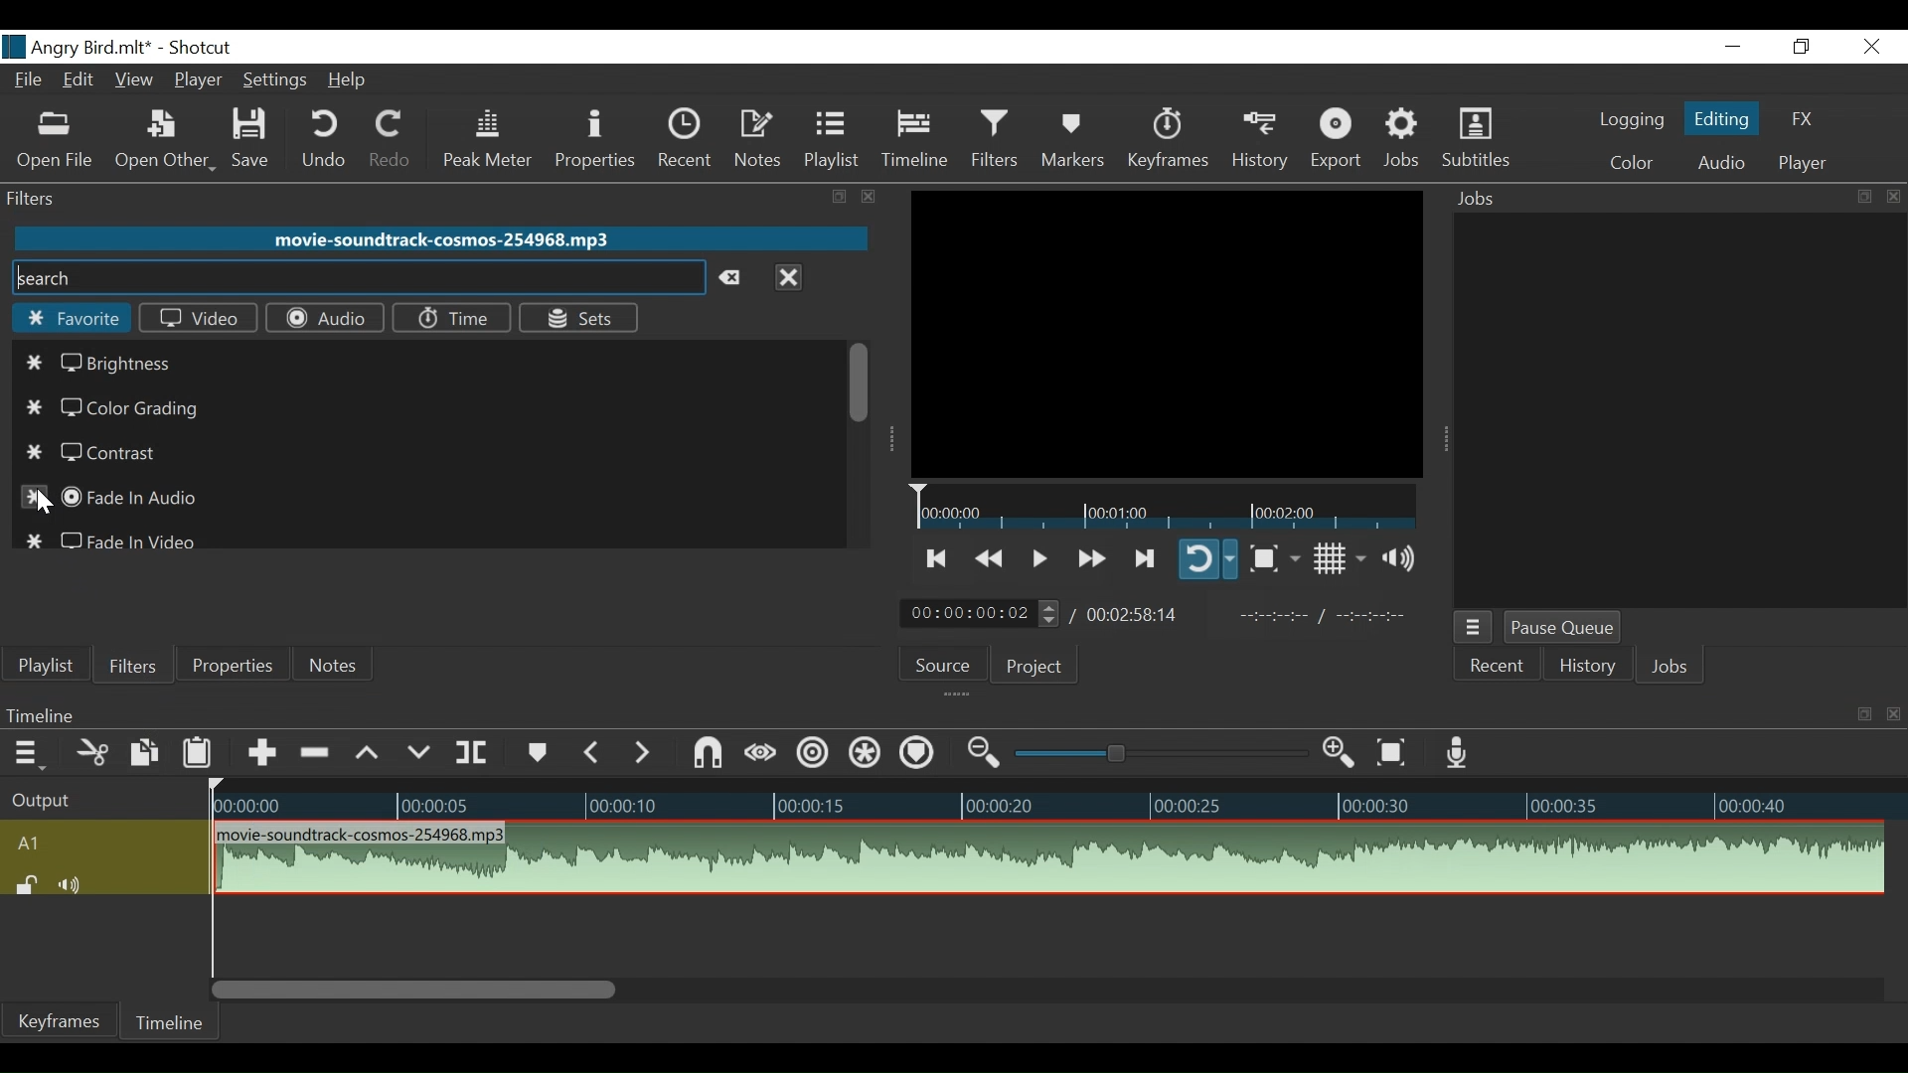 Image resolution: width=1908 pixels, height=1073 pixels. Describe the element at coordinates (1862, 197) in the screenshot. I see `resize` at that location.